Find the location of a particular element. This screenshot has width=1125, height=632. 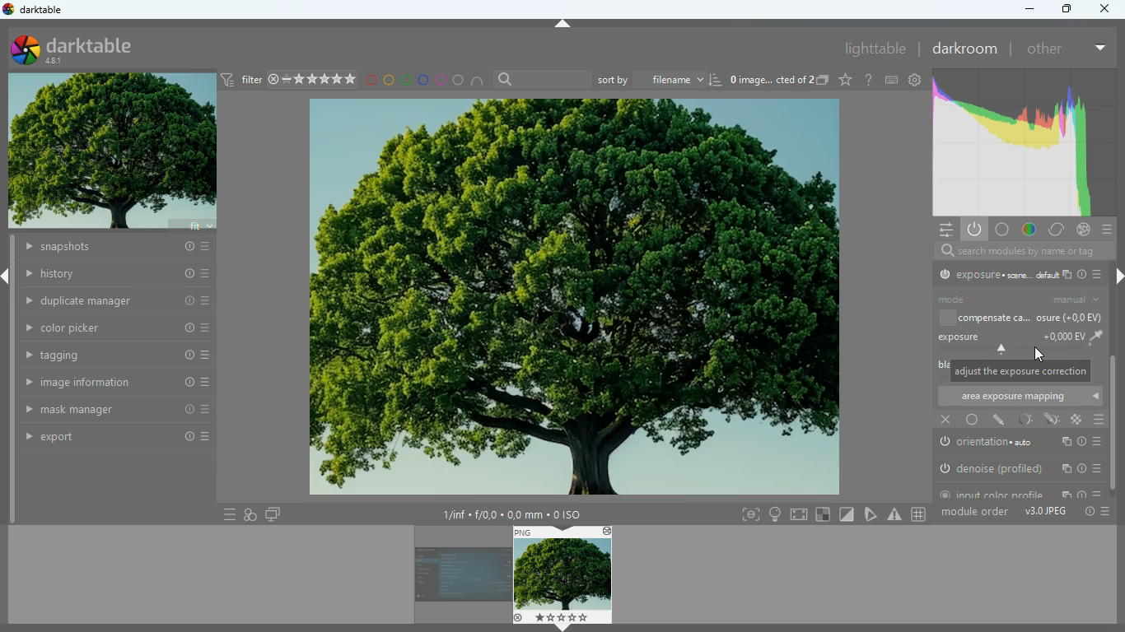

image name is located at coordinates (772, 81).